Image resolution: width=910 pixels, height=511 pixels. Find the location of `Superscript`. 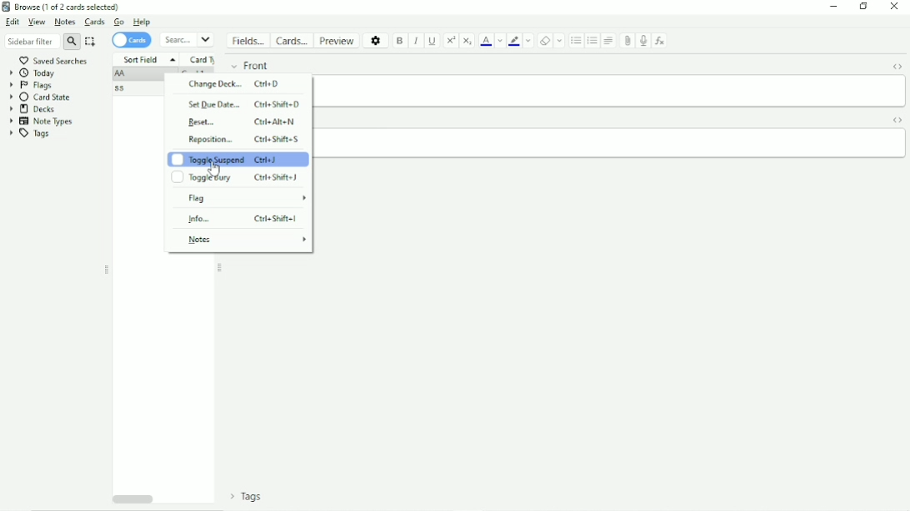

Superscript is located at coordinates (451, 41).